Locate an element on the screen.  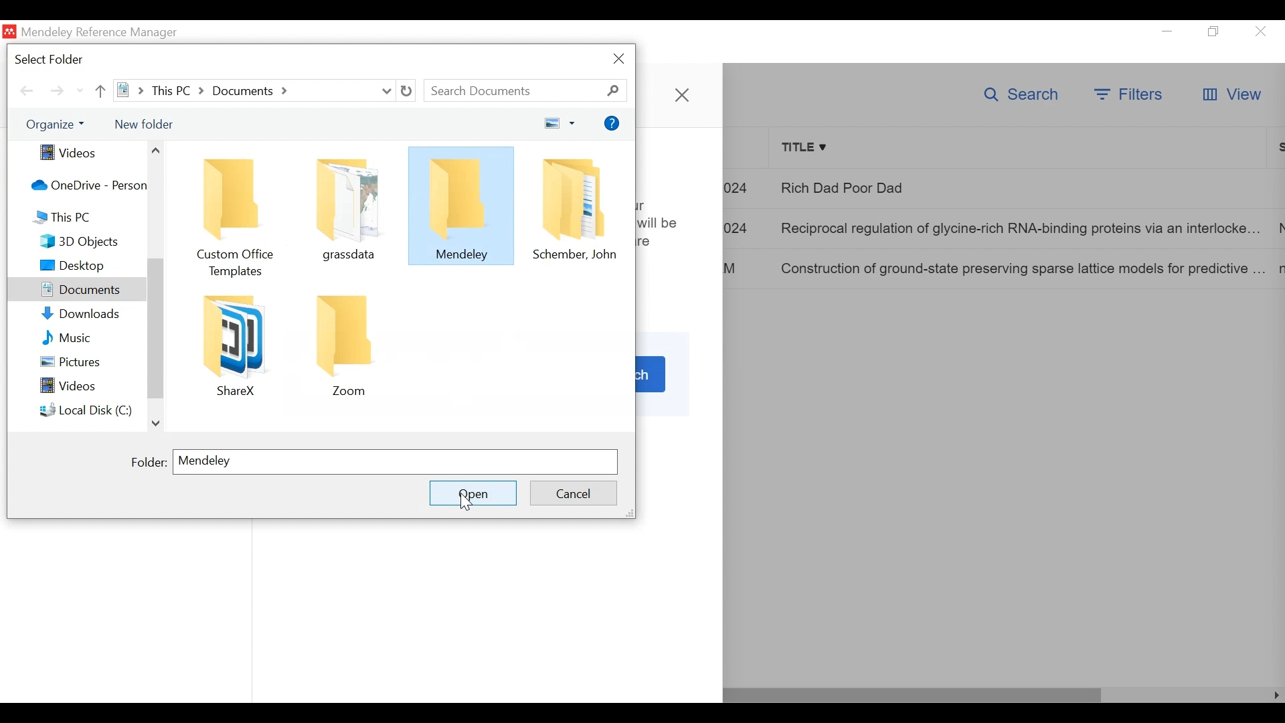
Folder is located at coordinates (462, 205).